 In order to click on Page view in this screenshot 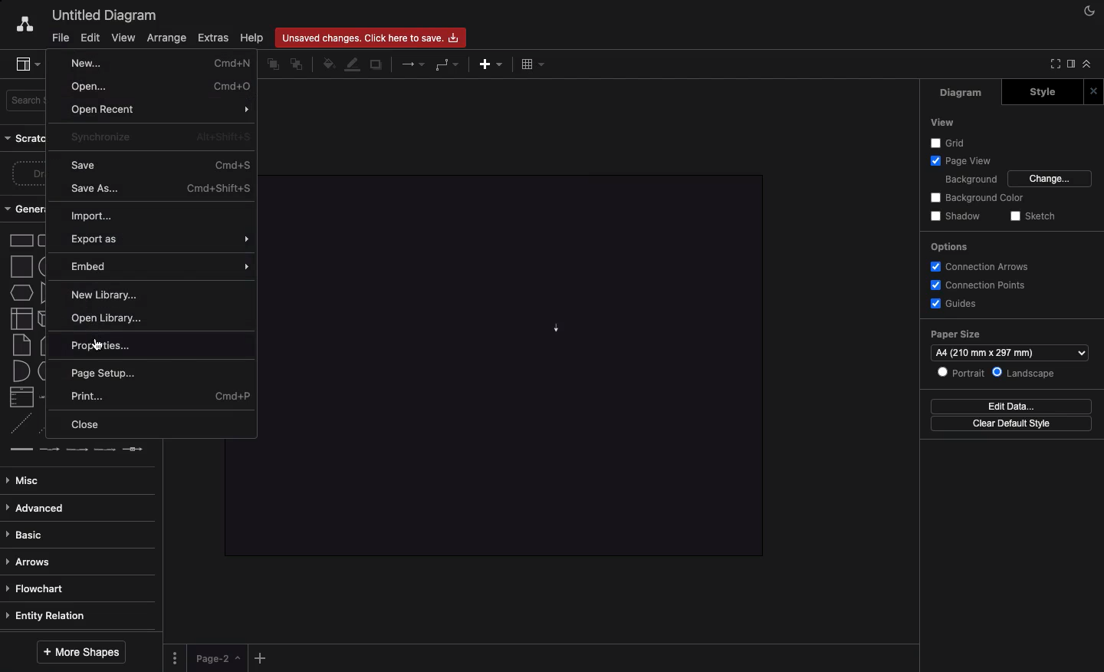, I will do `click(958, 160)`.